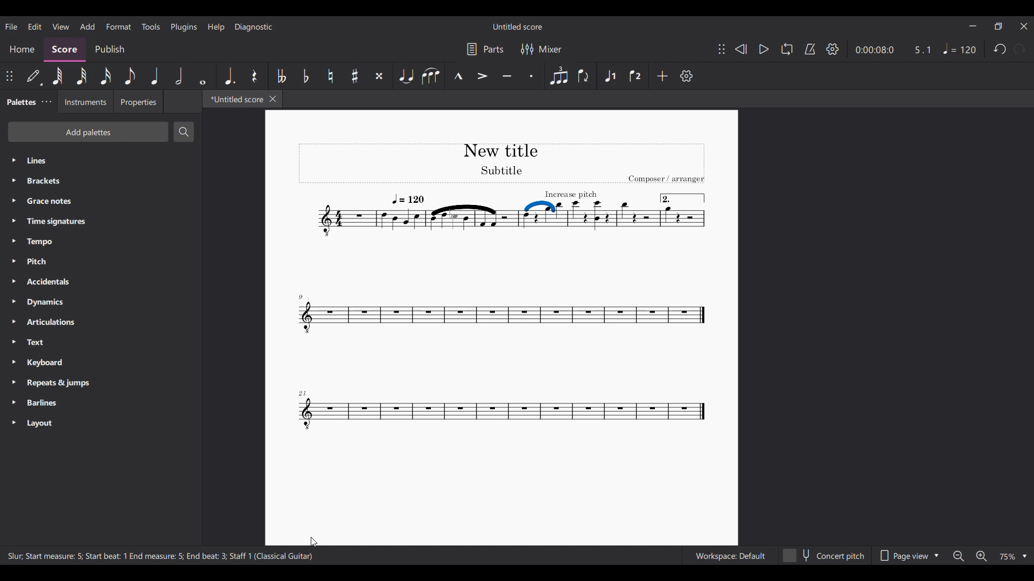  I want to click on Text, so click(101, 342).